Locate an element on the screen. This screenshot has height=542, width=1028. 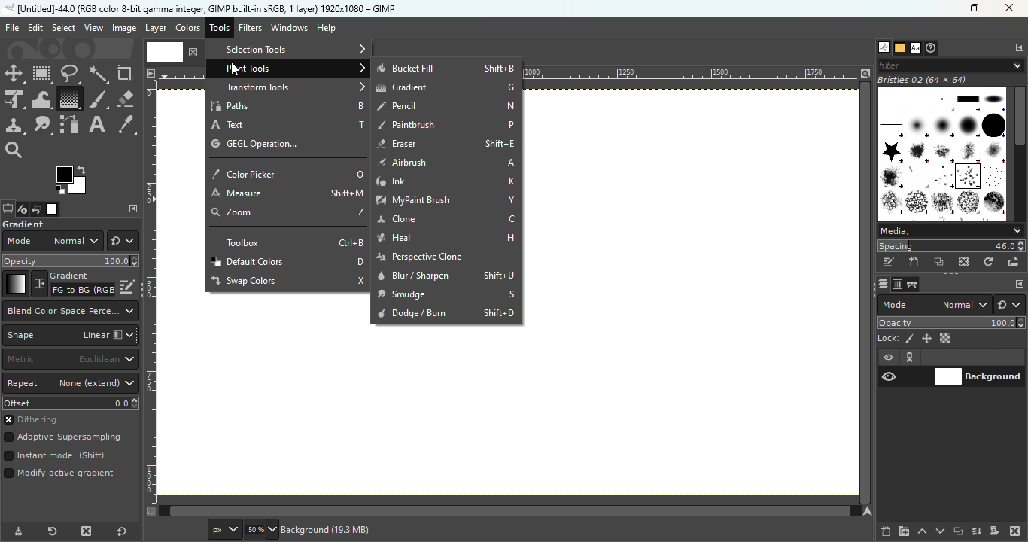
Free select tool is located at coordinates (69, 73).